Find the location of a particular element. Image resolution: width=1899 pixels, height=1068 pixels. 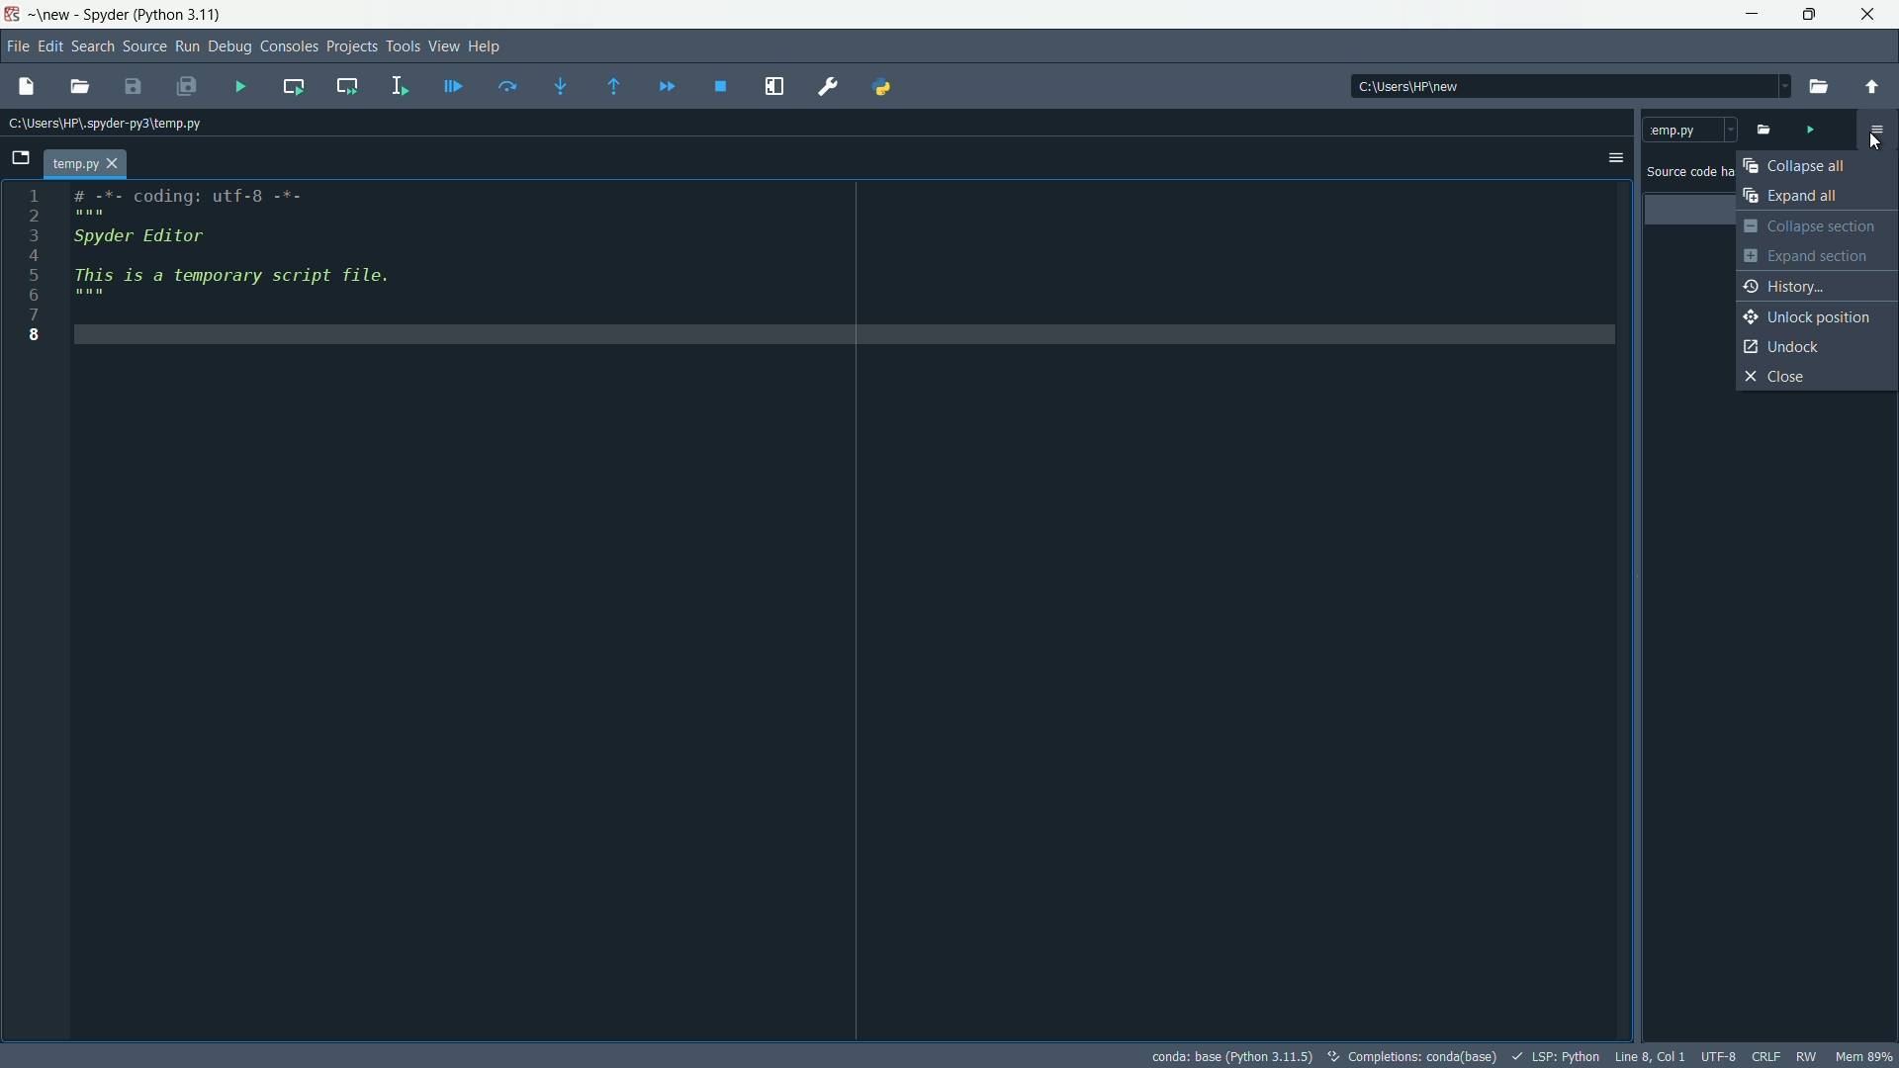

8 is located at coordinates (32, 335).